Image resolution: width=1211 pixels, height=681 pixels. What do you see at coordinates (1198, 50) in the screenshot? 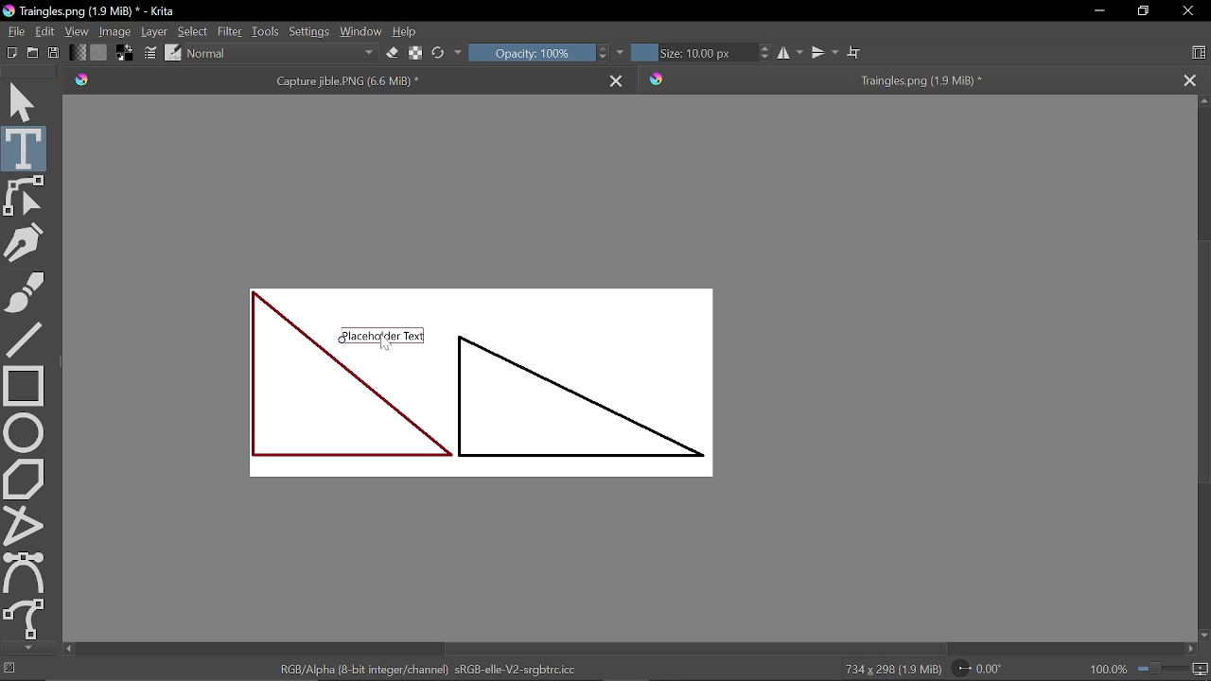
I see `Choose workspace` at bounding box center [1198, 50].